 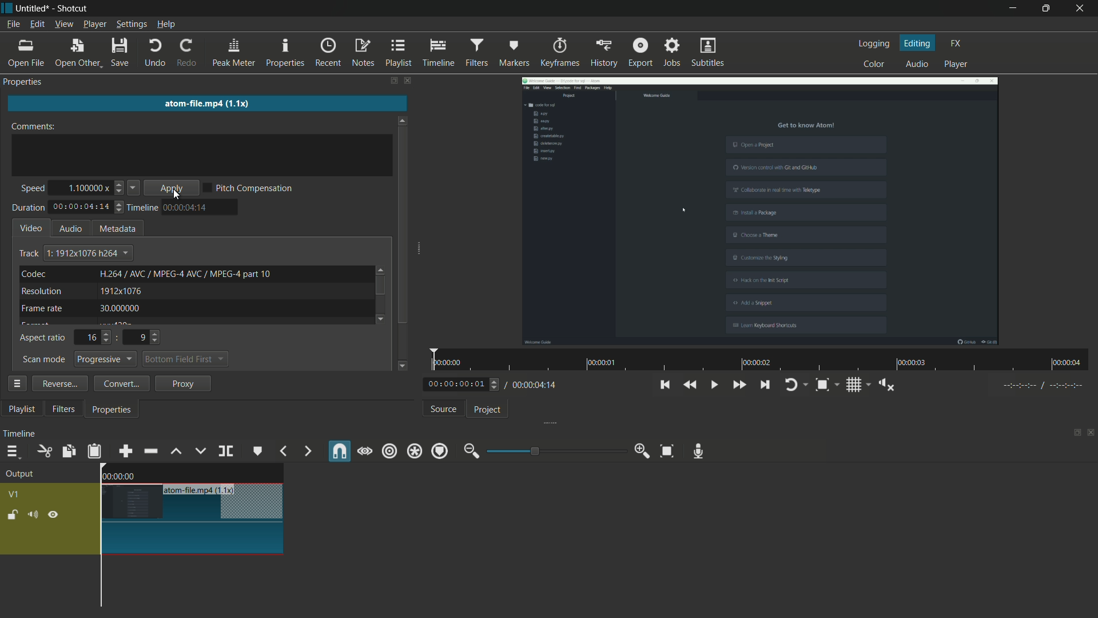 What do you see at coordinates (1044, 9) in the screenshot?
I see `maximize` at bounding box center [1044, 9].